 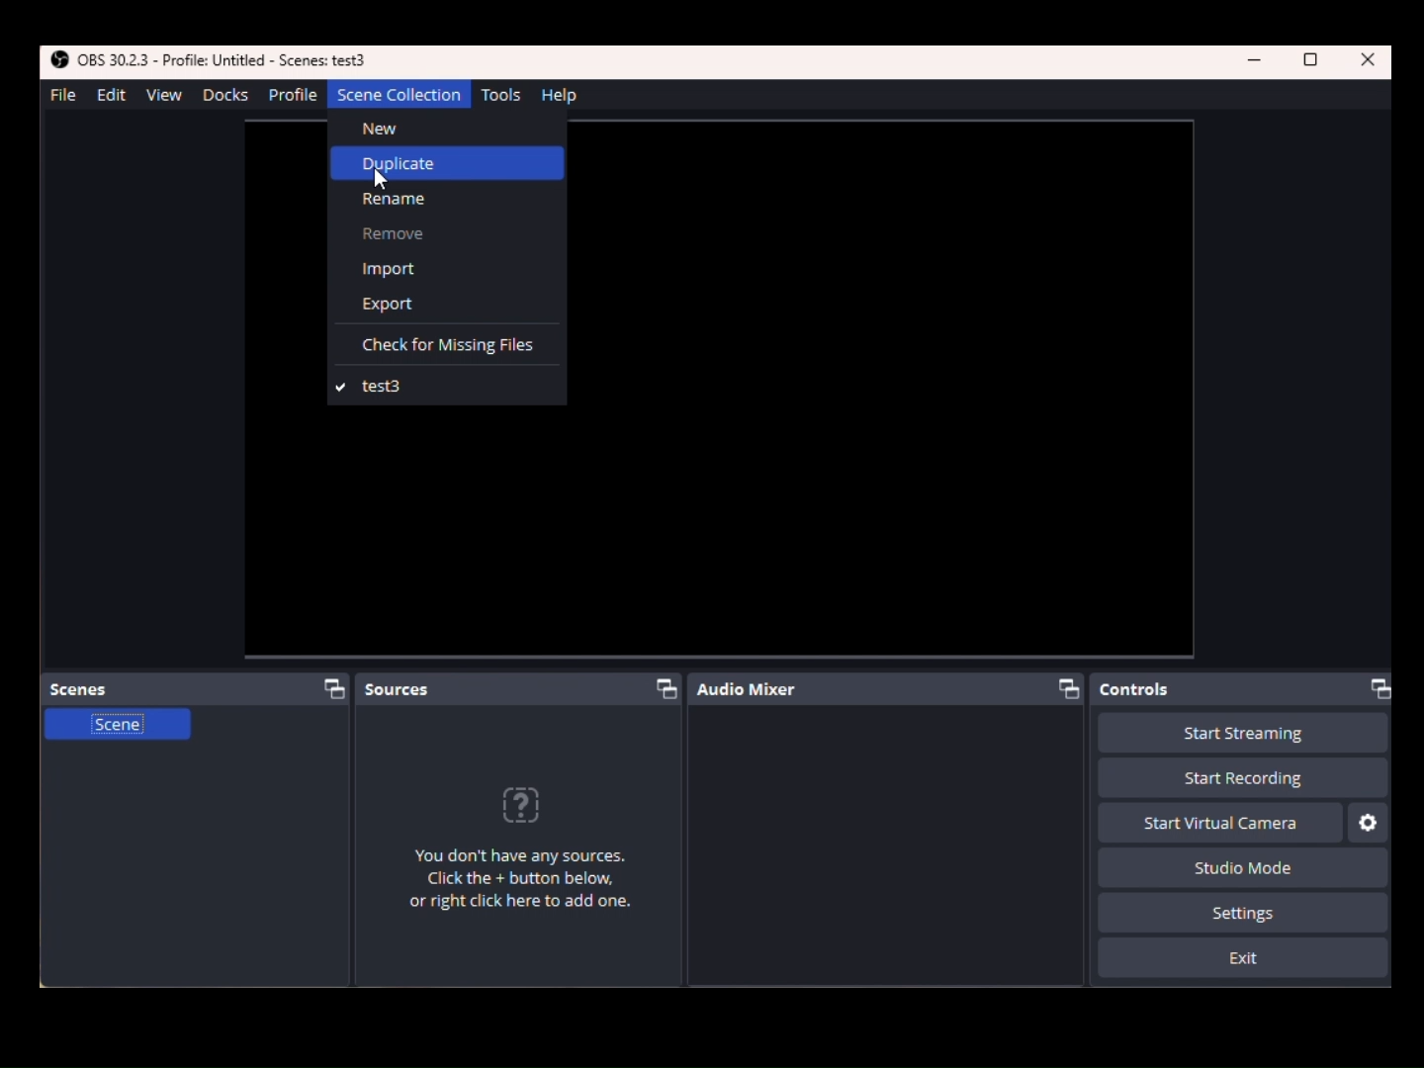 What do you see at coordinates (1220, 823) in the screenshot?
I see `Start Virtual Camera` at bounding box center [1220, 823].